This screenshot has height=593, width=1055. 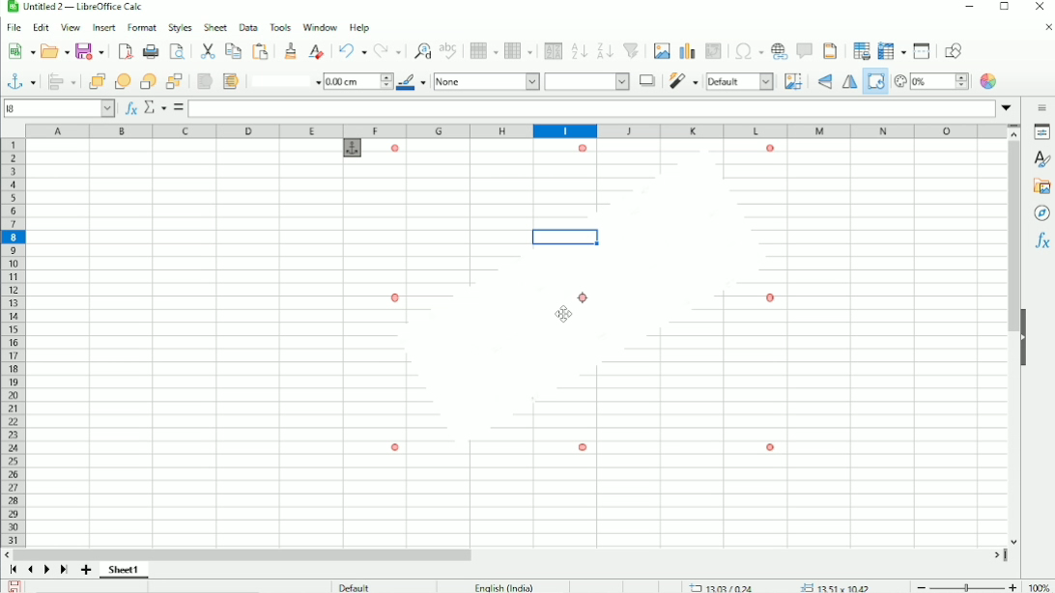 I want to click on Insert hyperlink, so click(x=779, y=51).